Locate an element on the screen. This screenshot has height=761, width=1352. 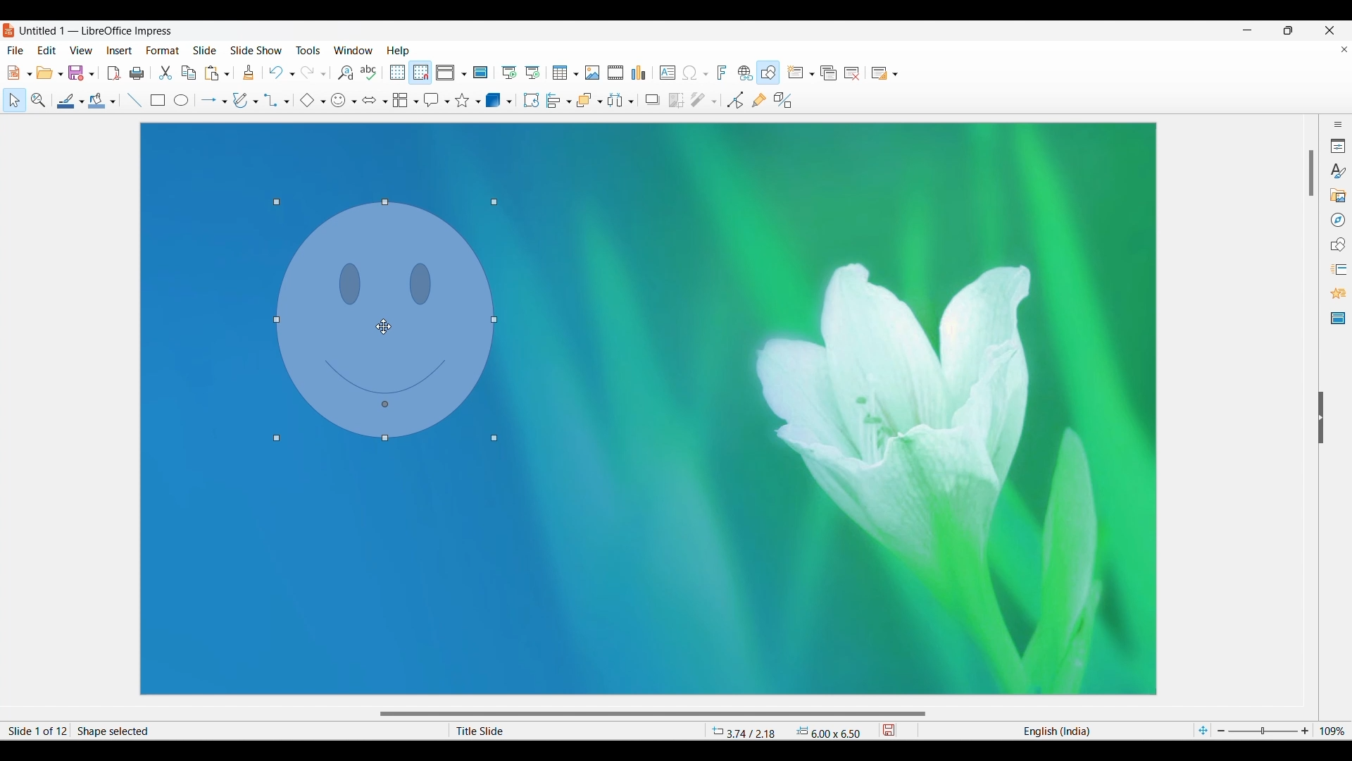
Selected symbol is located at coordinates (338, 101).